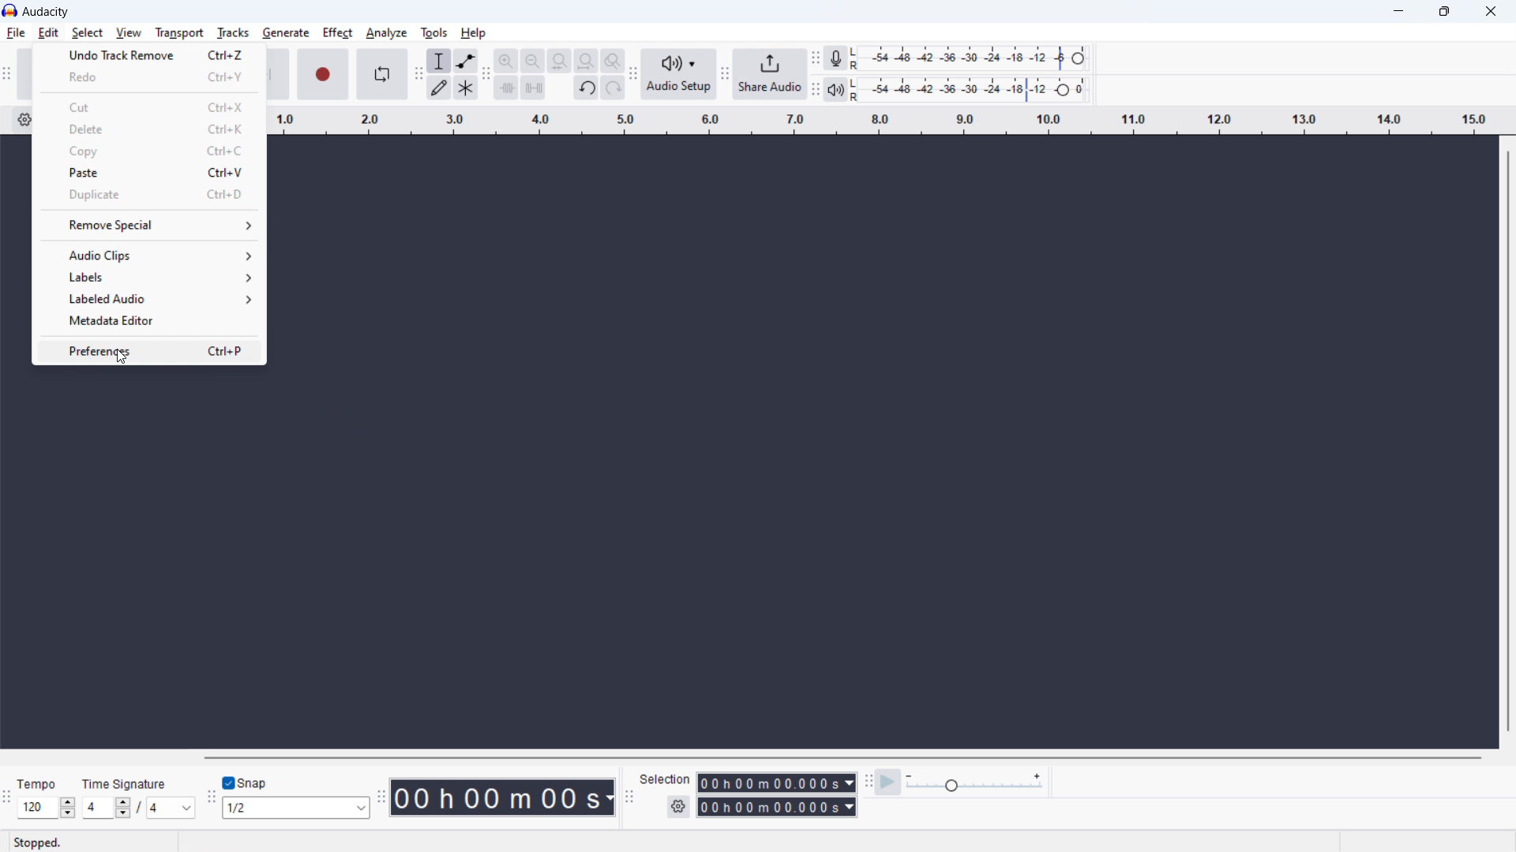  I want to click on minimize, so click(1397, 13).